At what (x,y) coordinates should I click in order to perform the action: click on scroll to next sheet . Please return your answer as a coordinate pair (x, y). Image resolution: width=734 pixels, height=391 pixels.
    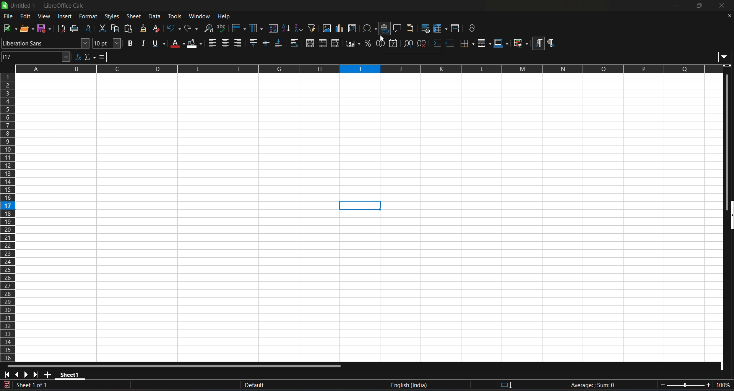
    Looking at the image, I should click on (26, 375).